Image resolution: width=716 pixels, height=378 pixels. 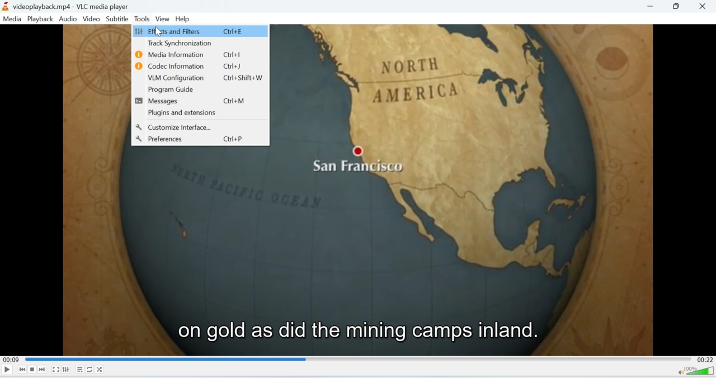 What do you see at coordinates (677, 7) in the screenshot?
I see `Minimise` at bounding box center [677, 7].